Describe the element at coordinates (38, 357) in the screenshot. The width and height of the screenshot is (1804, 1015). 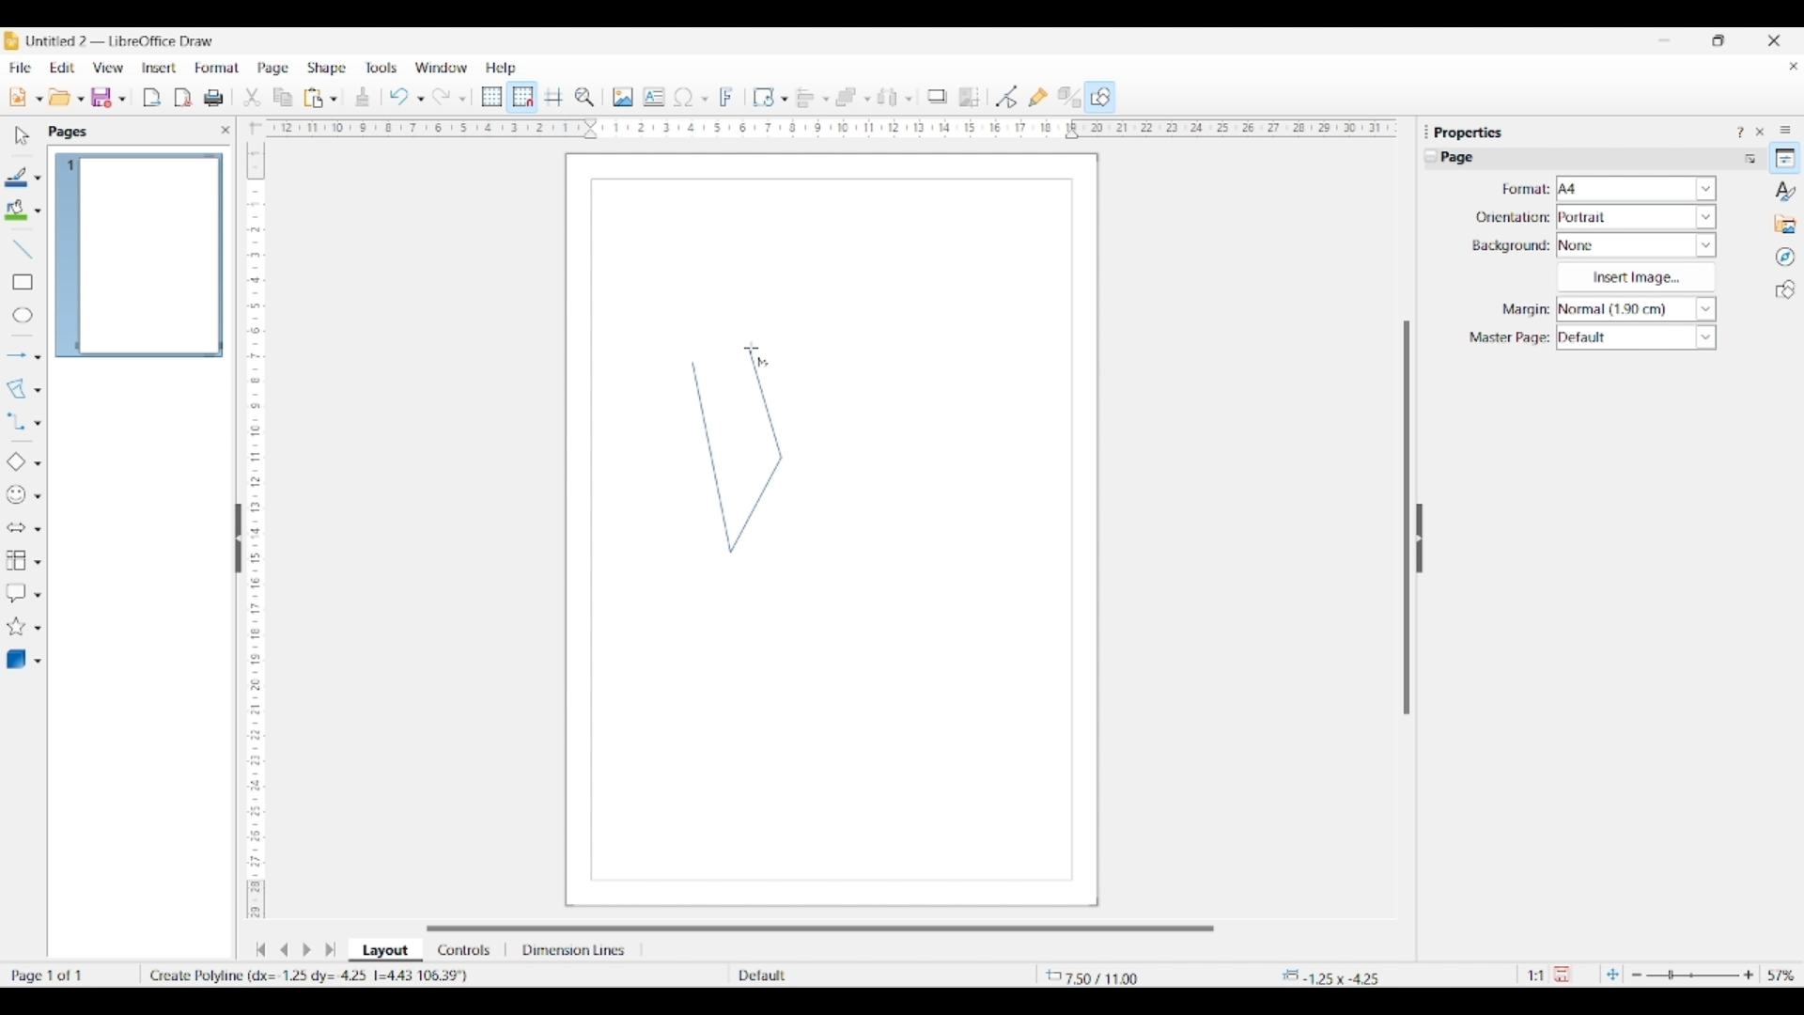
I see `Line and arrow options` at that location.